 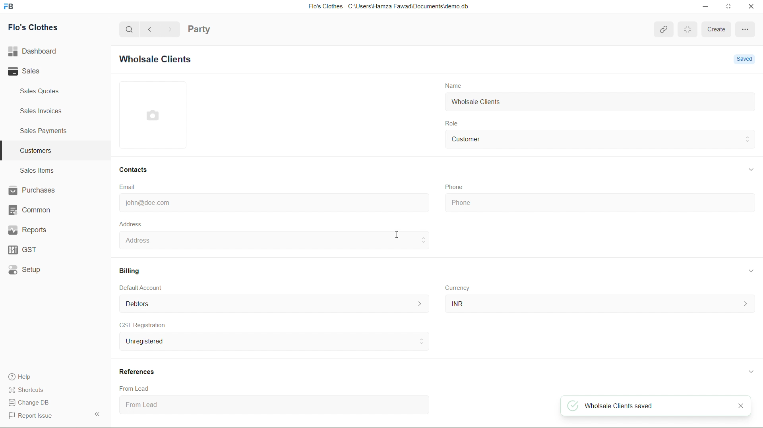 What do you see at coordinates (33, 190) in the screenshot?
I see `Purchases` at bounding box center [33, 190].